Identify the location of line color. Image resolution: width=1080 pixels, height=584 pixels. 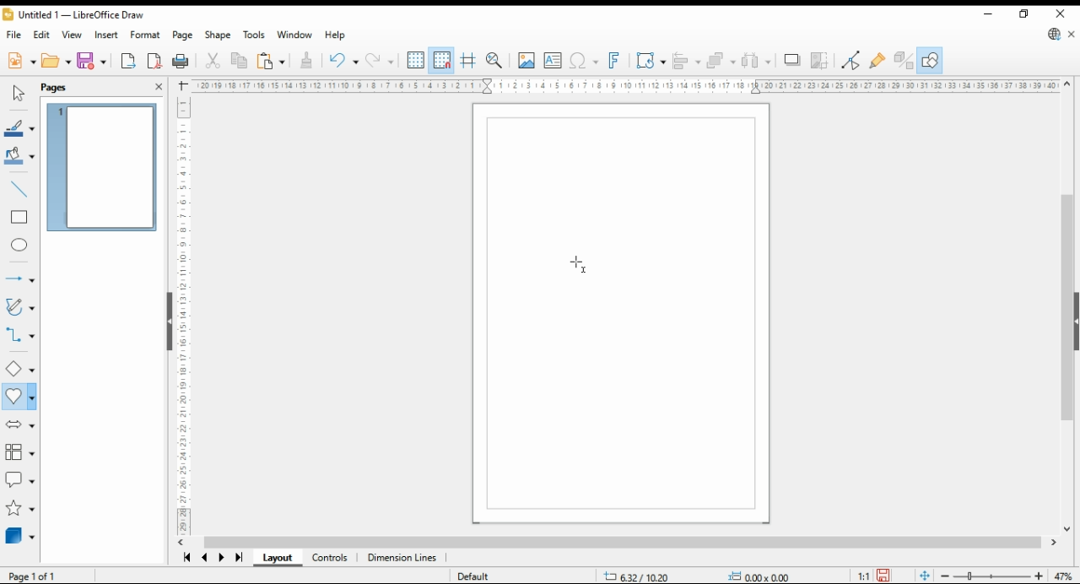
(21, 127).